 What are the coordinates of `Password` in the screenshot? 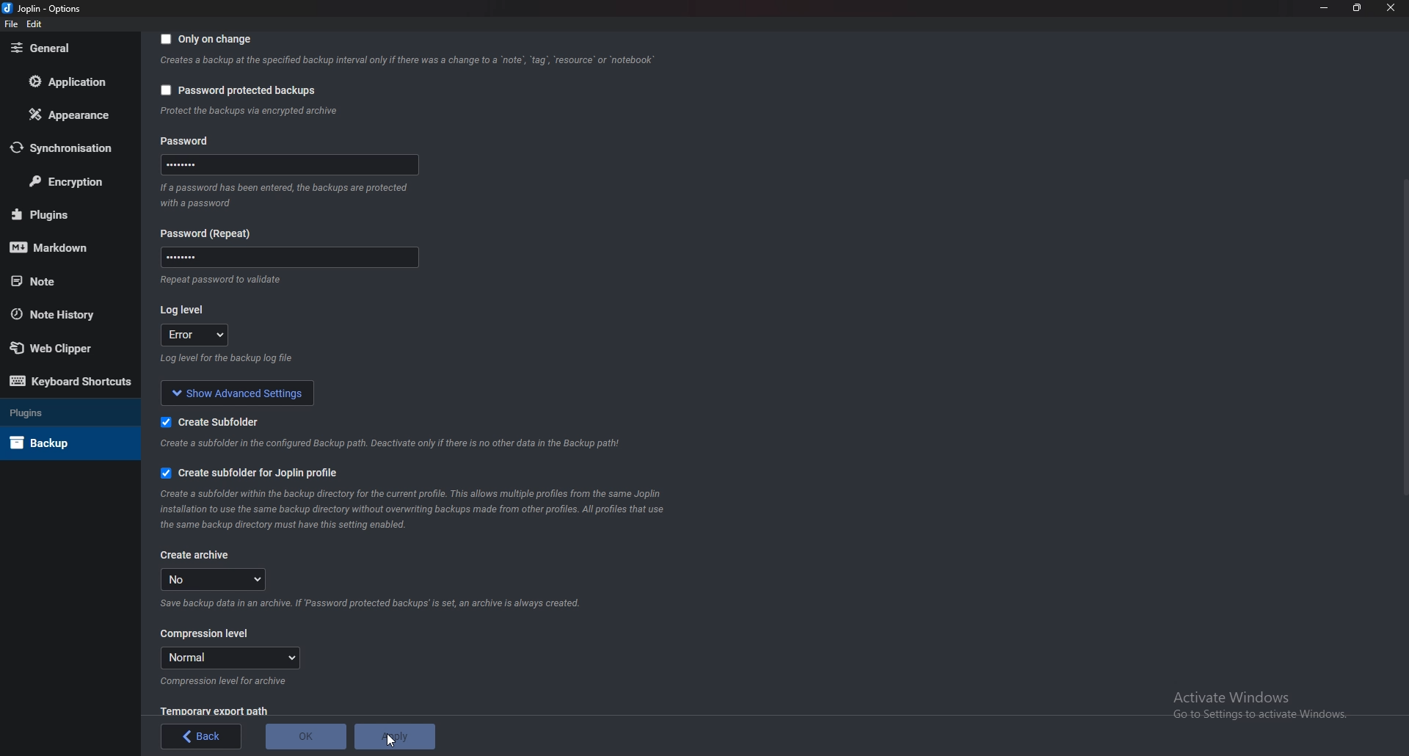 It's located at (287, 167).